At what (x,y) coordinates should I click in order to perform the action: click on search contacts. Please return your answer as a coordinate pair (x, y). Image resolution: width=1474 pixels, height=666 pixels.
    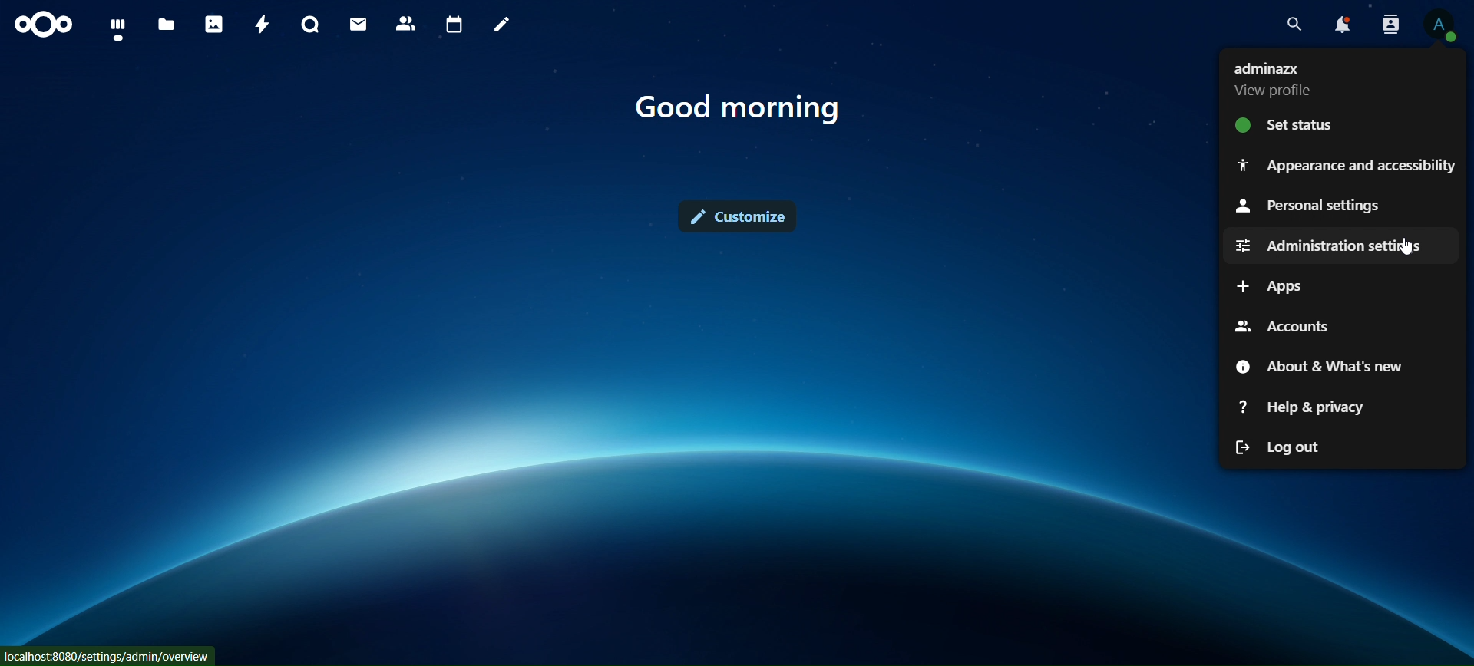
    Looking at the image, I should click on (1383, 24).